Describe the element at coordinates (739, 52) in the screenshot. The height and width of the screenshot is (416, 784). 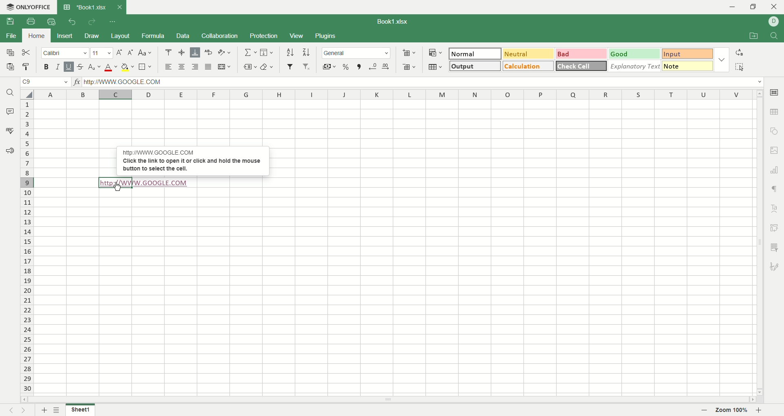
I see `replace` at that location.